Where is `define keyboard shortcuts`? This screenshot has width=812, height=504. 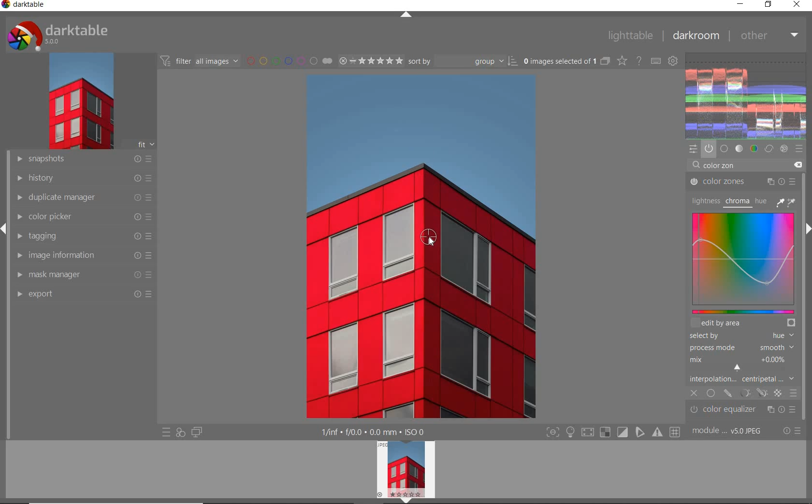 define keyboard shortcuts is located at coordinates (656, 61).